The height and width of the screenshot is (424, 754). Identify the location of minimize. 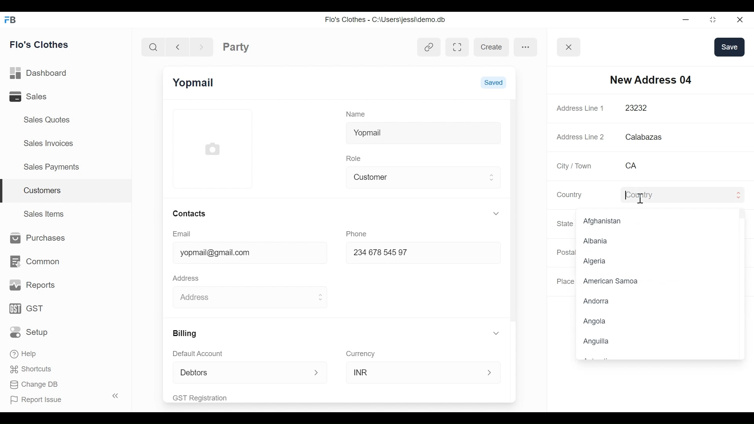
(685, 19).